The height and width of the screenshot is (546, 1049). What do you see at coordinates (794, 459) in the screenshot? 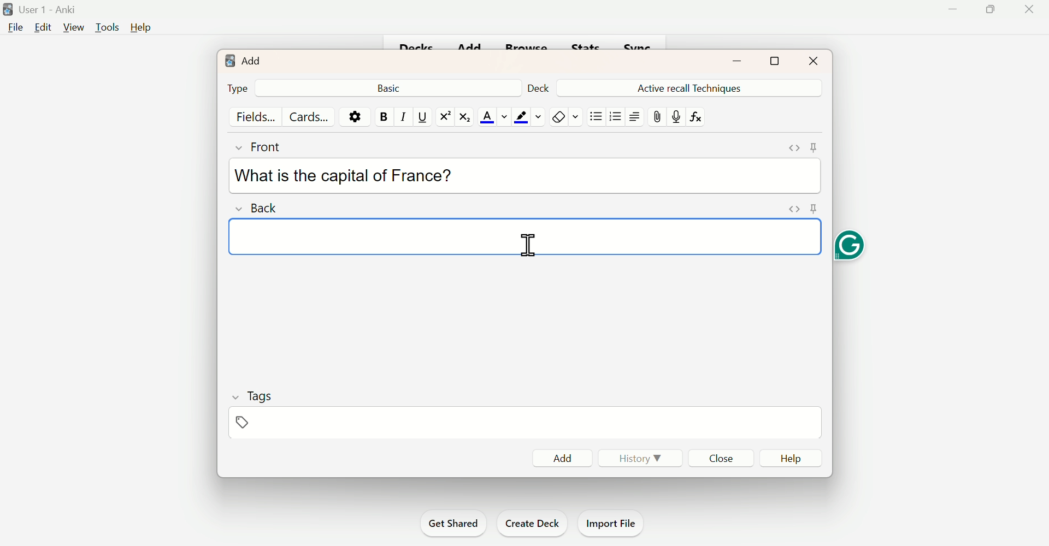
I see `Help` at bounding box center [794, 459].